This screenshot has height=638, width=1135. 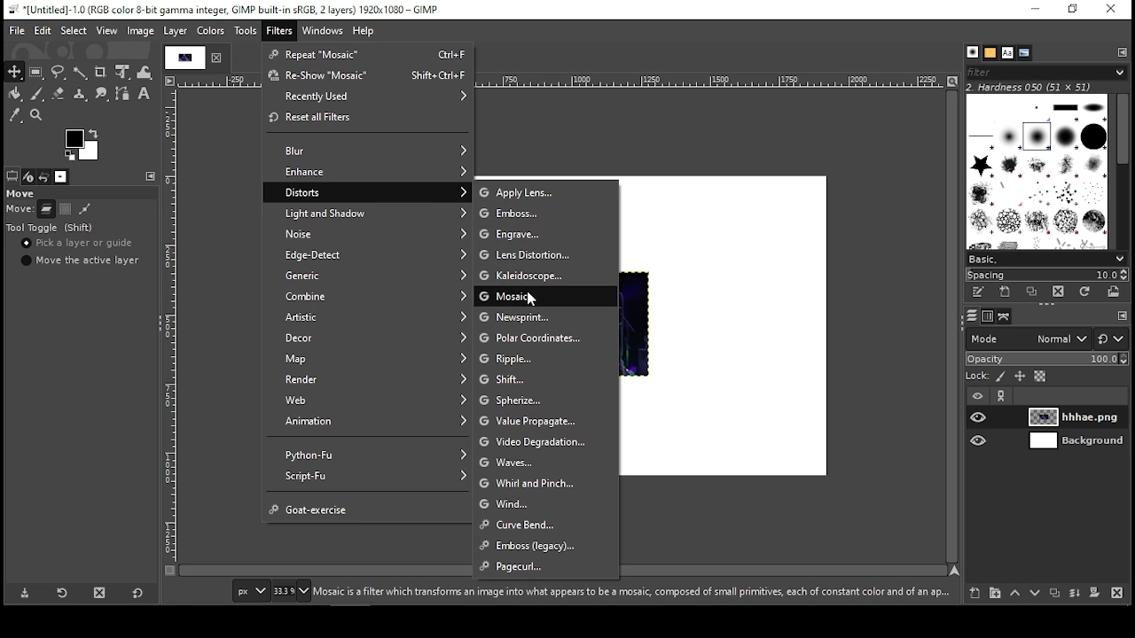 What do you see at coordinates (103, 96) in the screenshot?
I see `smudge tool` at bounding box center [103, 96].